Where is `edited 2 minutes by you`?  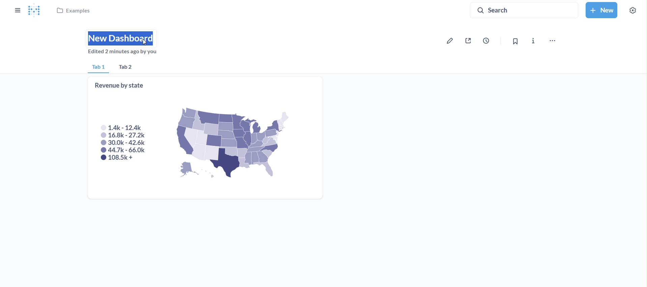 edited 2 minutes by you is located at coordinates (125, 53).